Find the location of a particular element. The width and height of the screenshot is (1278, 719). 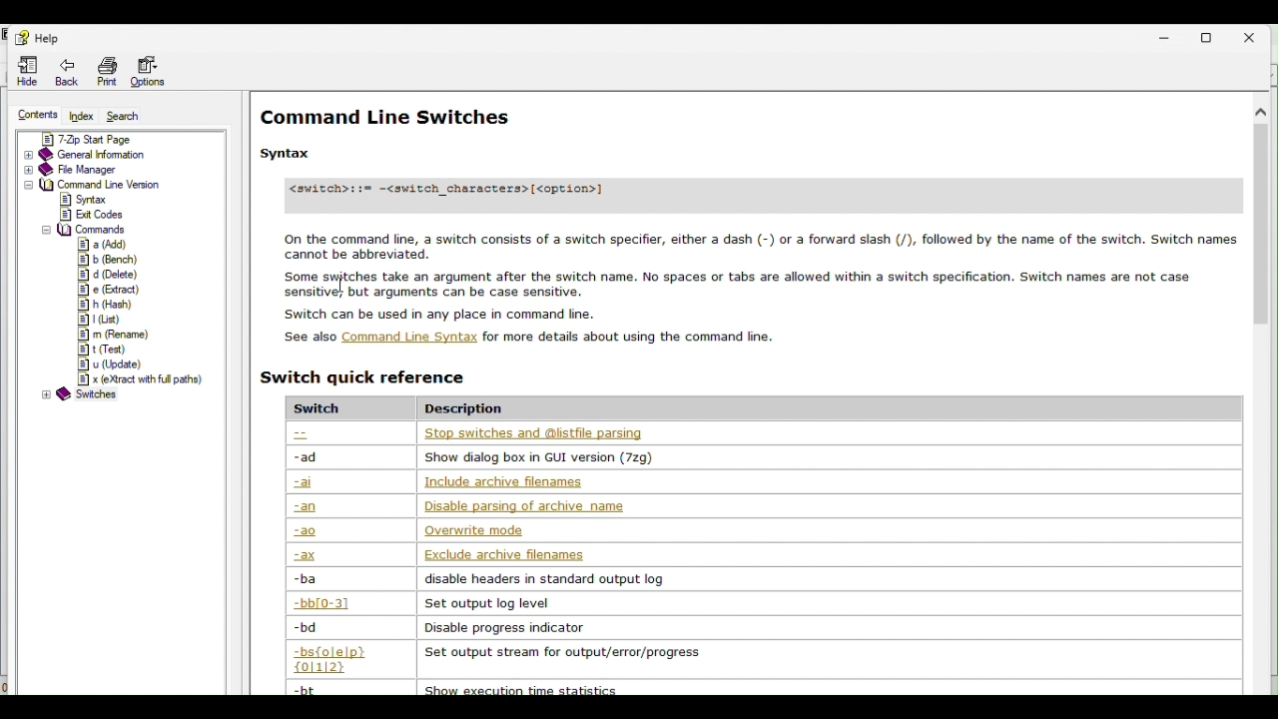

-bb (0-3) is located at coordinates (322, 603).